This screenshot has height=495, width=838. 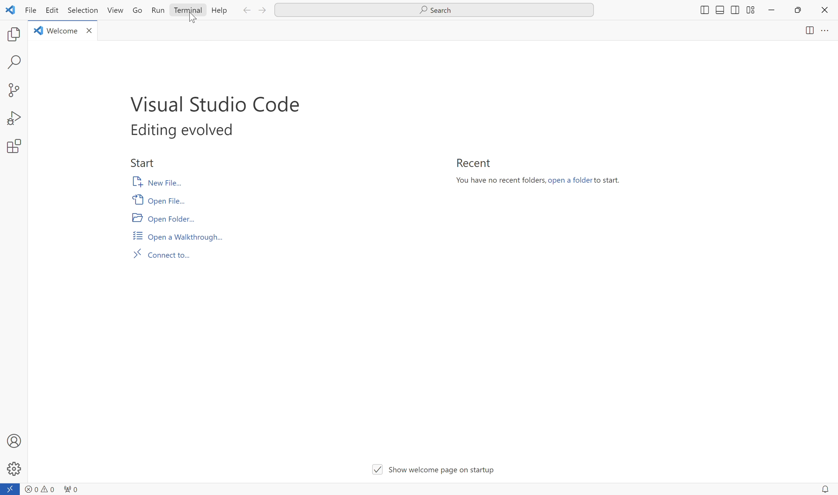 What do you see at coordinates (219, 10) in the screenshot?
I see `Help` at bounding box center [219, 10].